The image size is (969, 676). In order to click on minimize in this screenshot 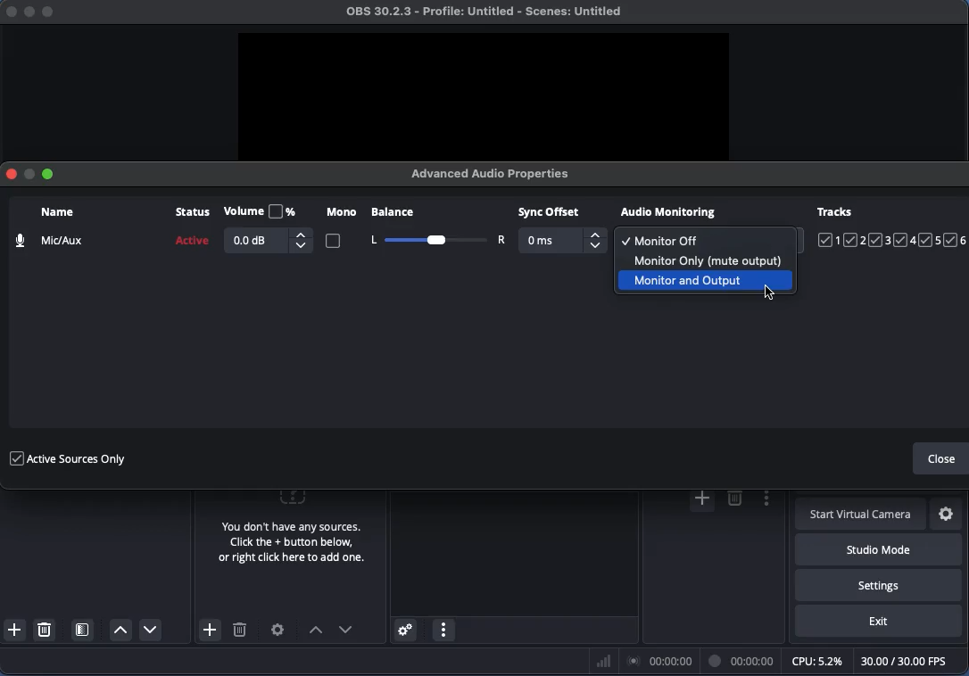, I will do `click(27, 14)`.